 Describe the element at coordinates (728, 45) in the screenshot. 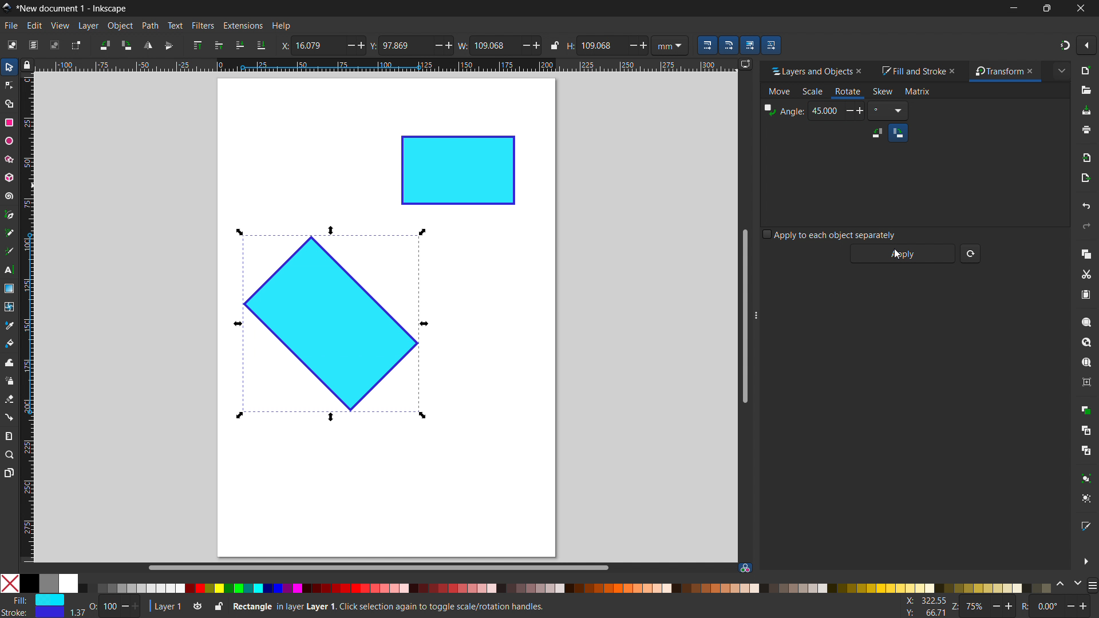

I see `when scaling rectangle, scale the radii of the rounded corners` at that location.